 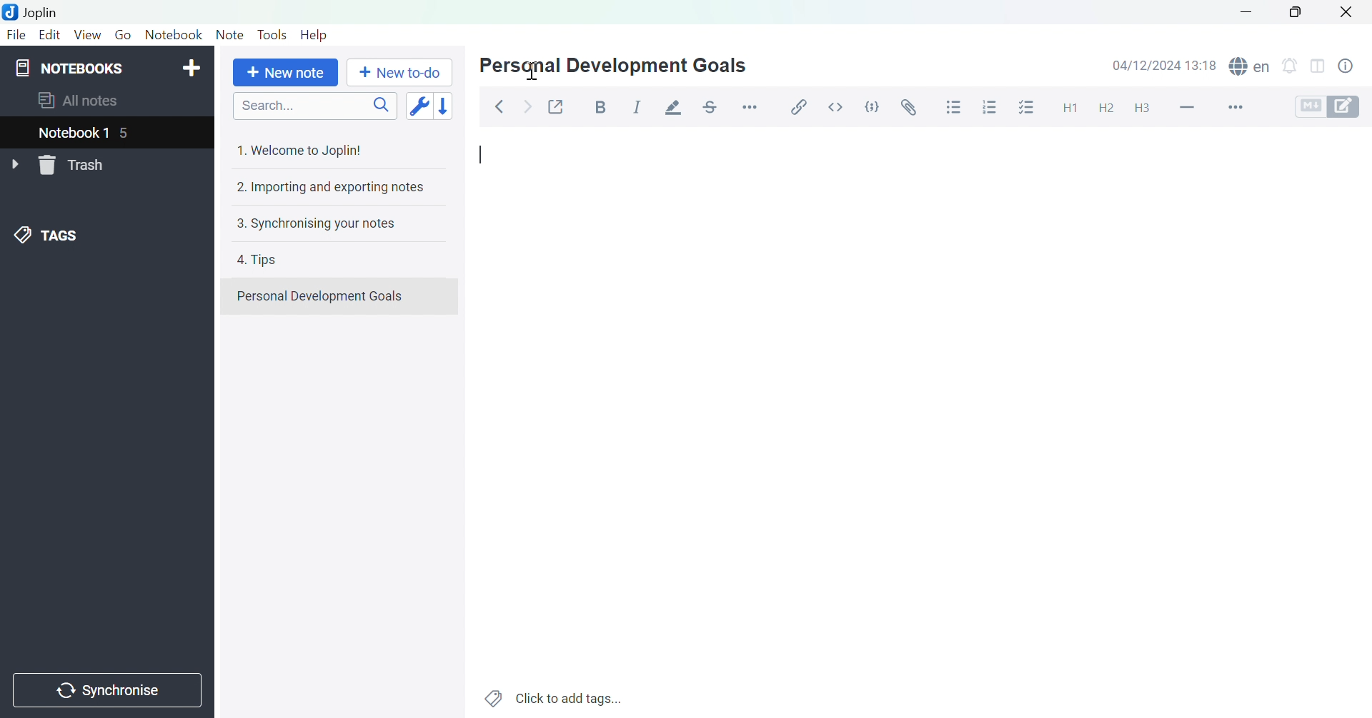 What do you see at coordinates (1241, 107) in the screenshot?
I see `More` at bounding box center [1241, 107].